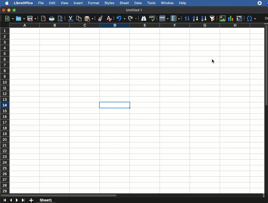 This screenshot has height=203, width=268. What do you see at coordinates (135, 10) in the screenshot?
I see `untitled 1` at bounding box center [135, 10].